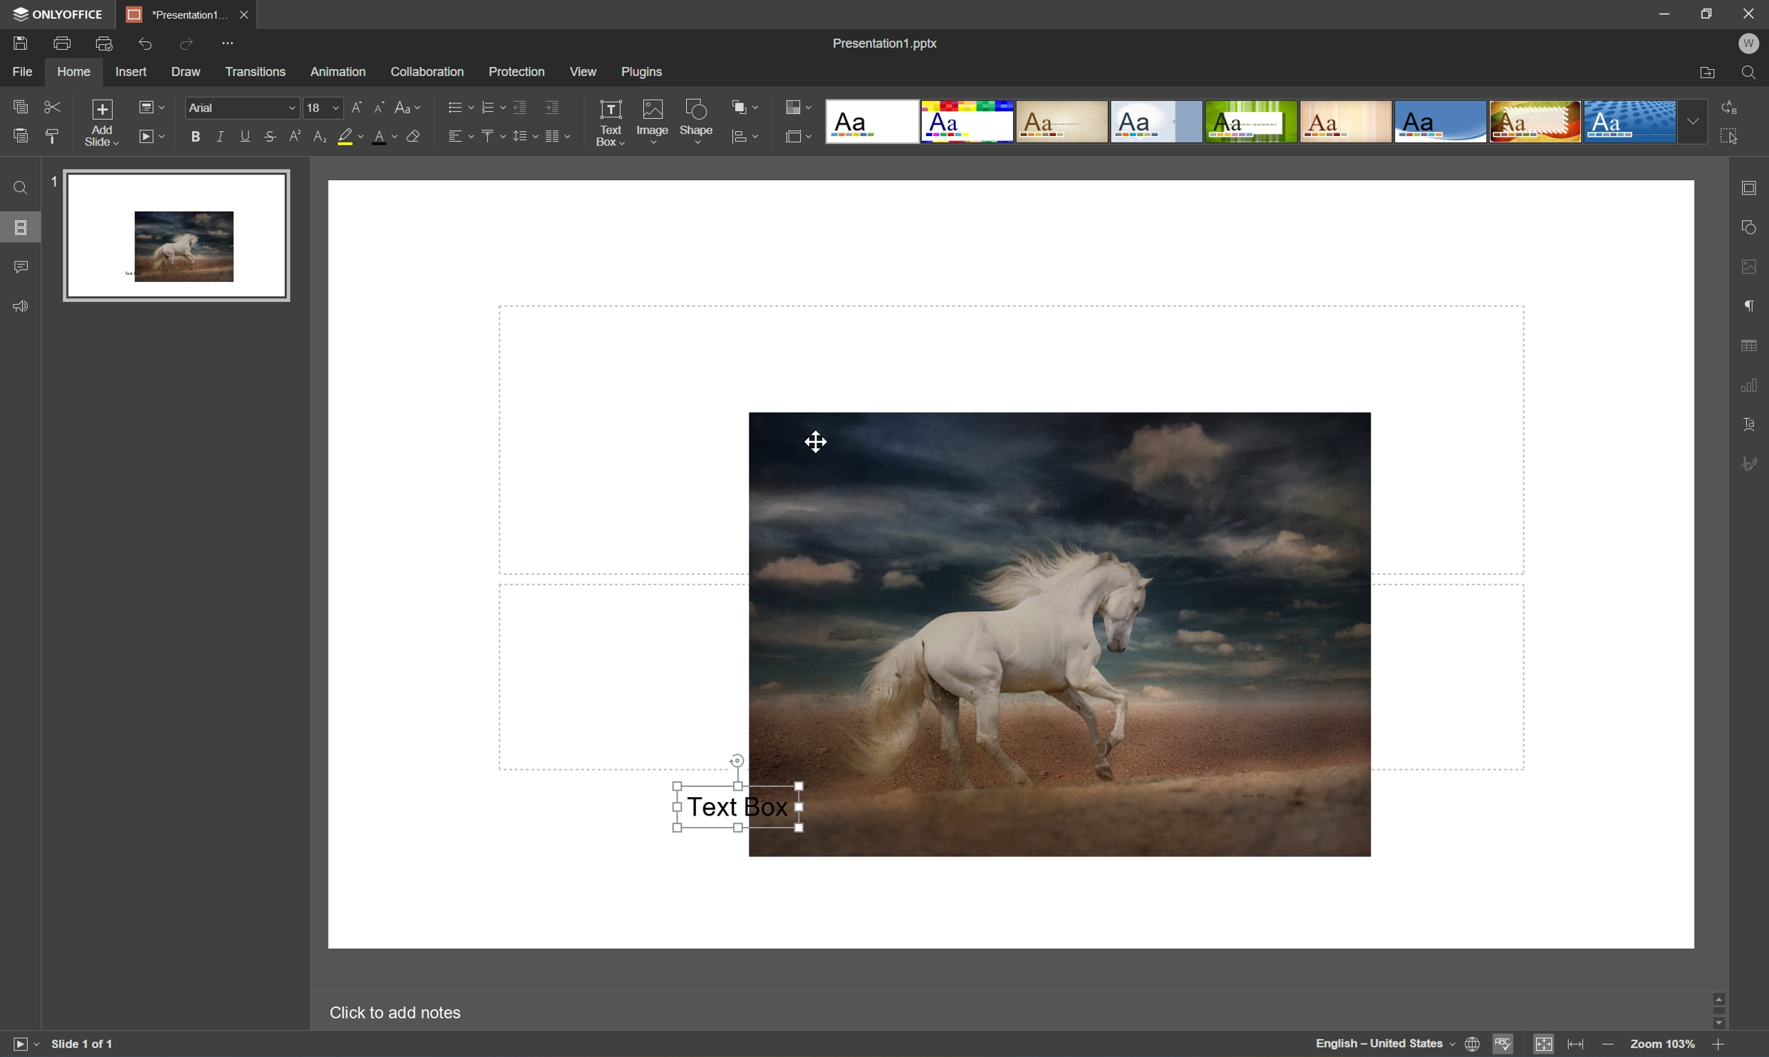 This screenshot has height=1057, width=1769. Describe the element at coordinates (238, 109) in the screenshot. I see `Arial` at that location.